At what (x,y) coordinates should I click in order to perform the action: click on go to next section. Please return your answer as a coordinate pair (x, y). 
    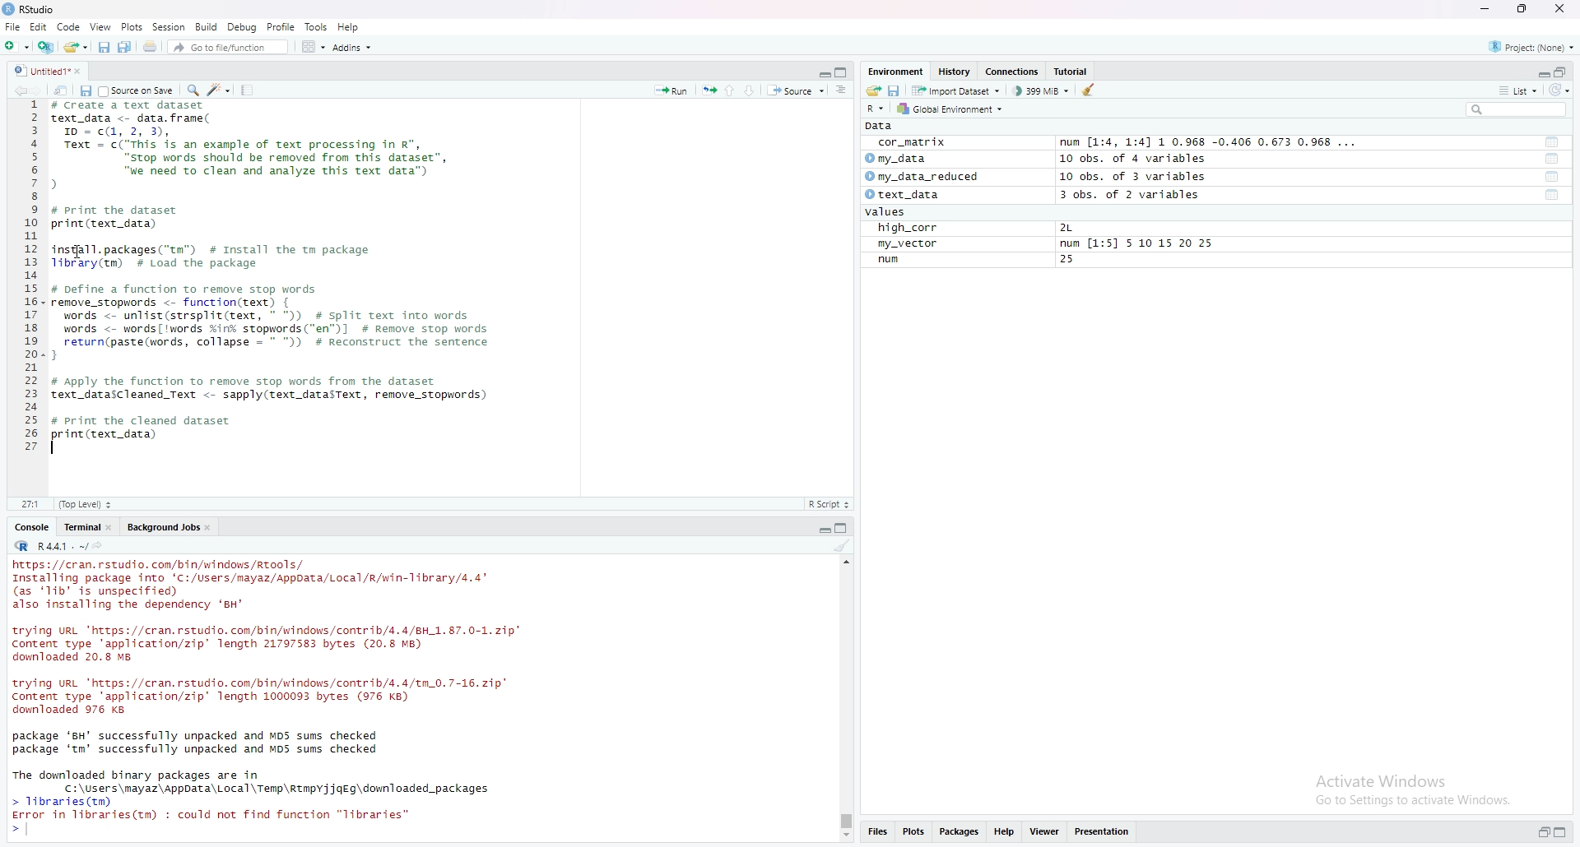
    Looking at the image, I should click on (753, 89).